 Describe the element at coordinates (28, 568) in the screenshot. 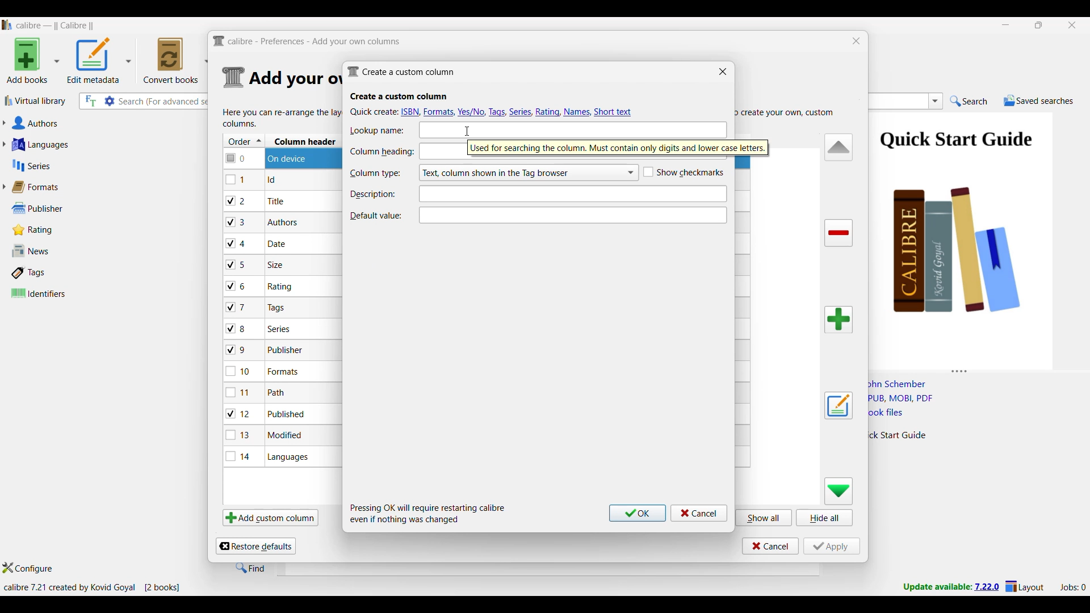

I see `Configure` at that location.